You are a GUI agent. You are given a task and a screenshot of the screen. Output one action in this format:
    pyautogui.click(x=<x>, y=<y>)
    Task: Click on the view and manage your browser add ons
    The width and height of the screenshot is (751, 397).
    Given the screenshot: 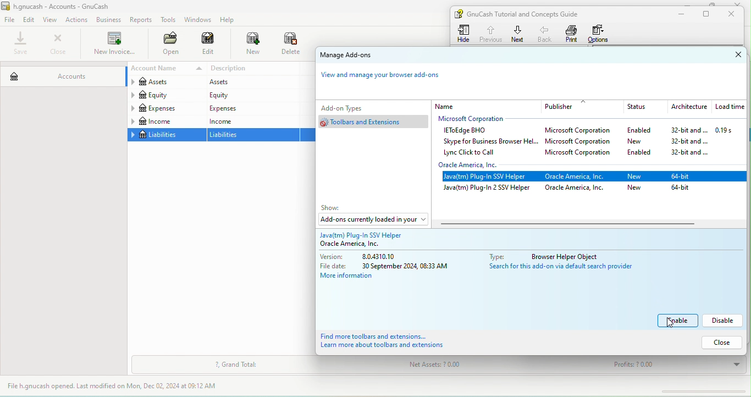 What is the action you would take?
    pyautogui.click(x=386, y=78)
    